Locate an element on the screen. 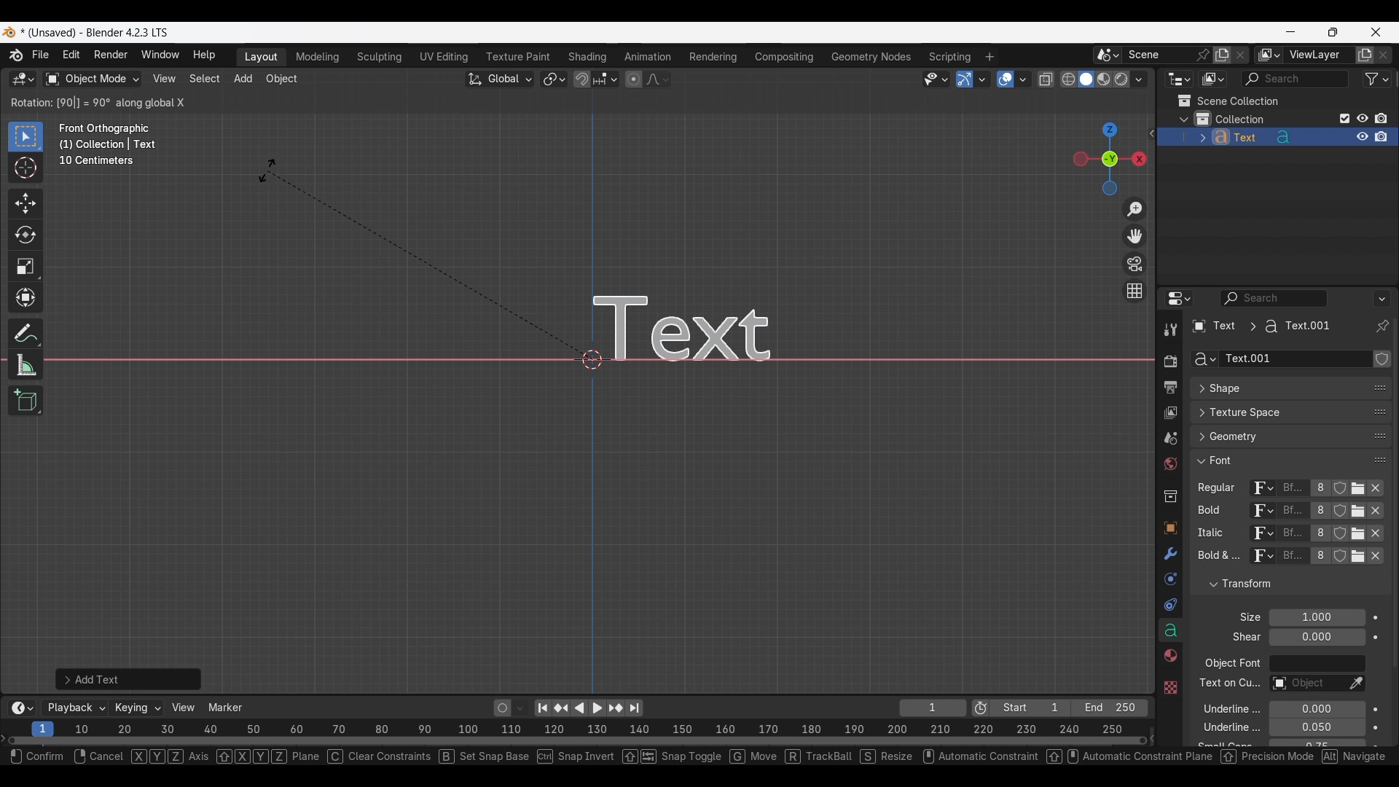 This screenshot has height=787, width=1399. Text view changed due to change in rotation is located at coordinates (705, 324).